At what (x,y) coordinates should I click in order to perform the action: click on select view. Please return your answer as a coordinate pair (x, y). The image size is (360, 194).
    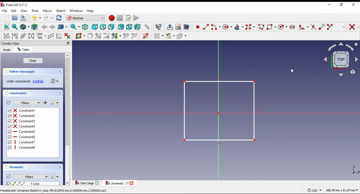
    Looking at the image, I should click on (340, 59).